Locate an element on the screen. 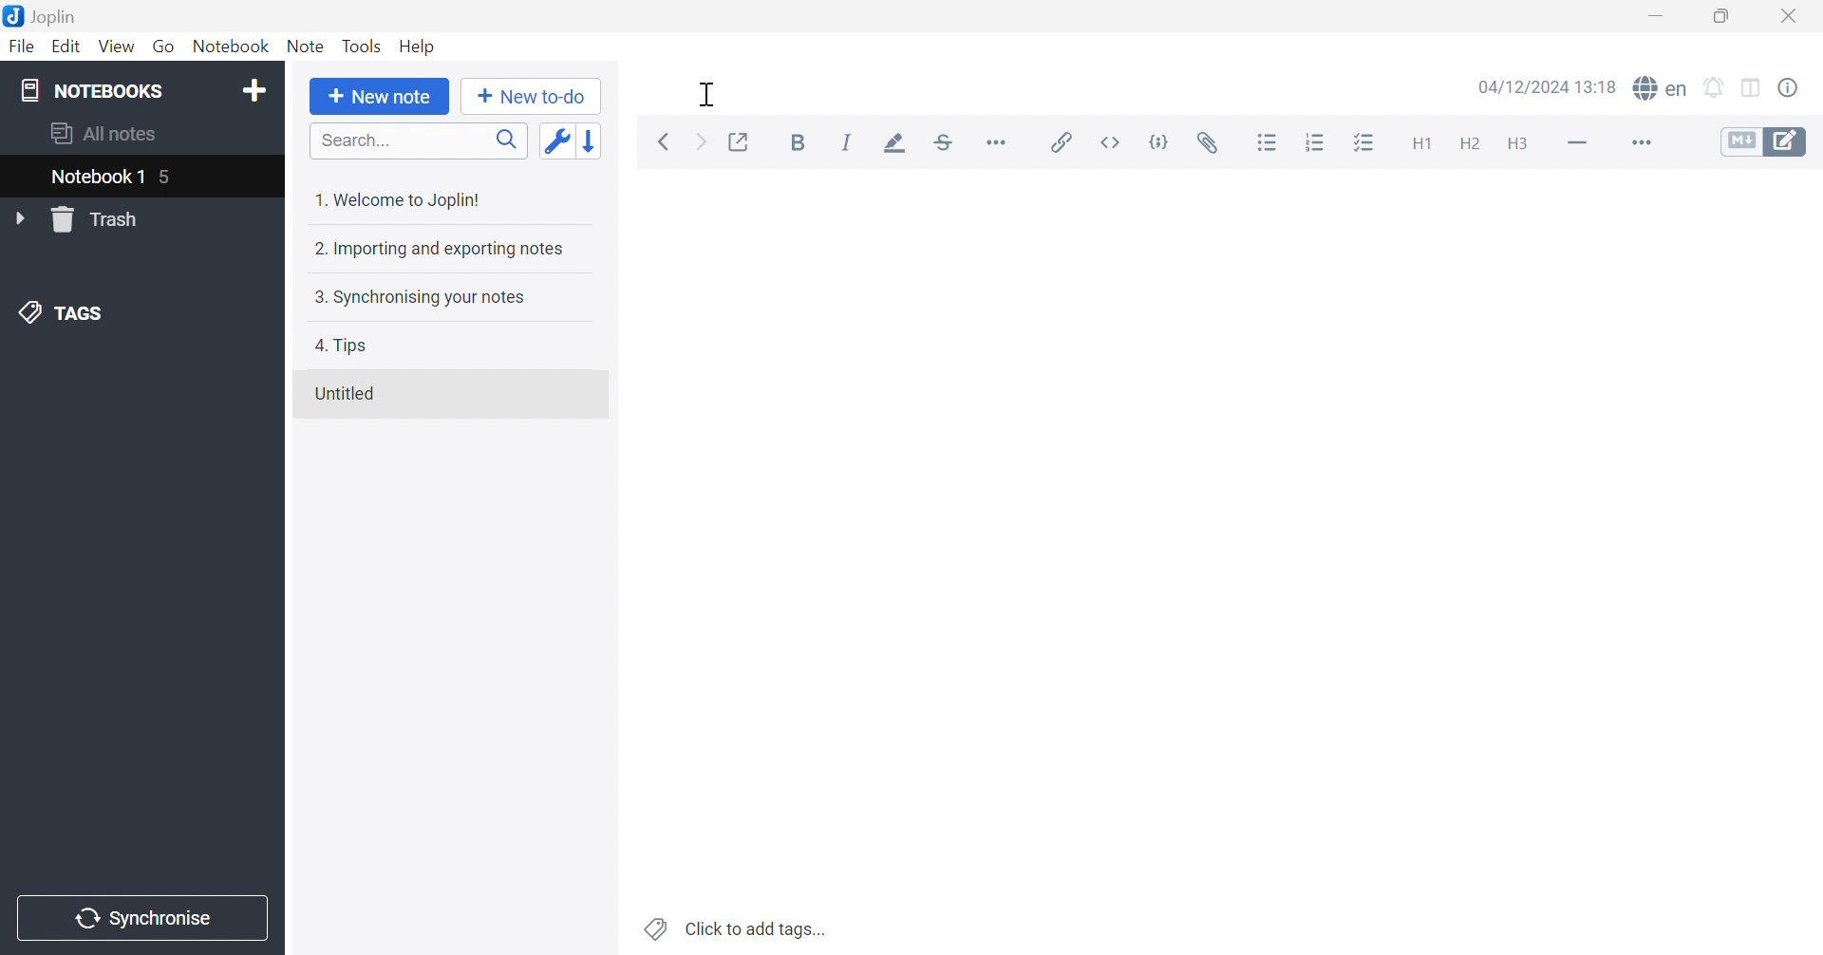  Edit is located at coordinates (66, 46).